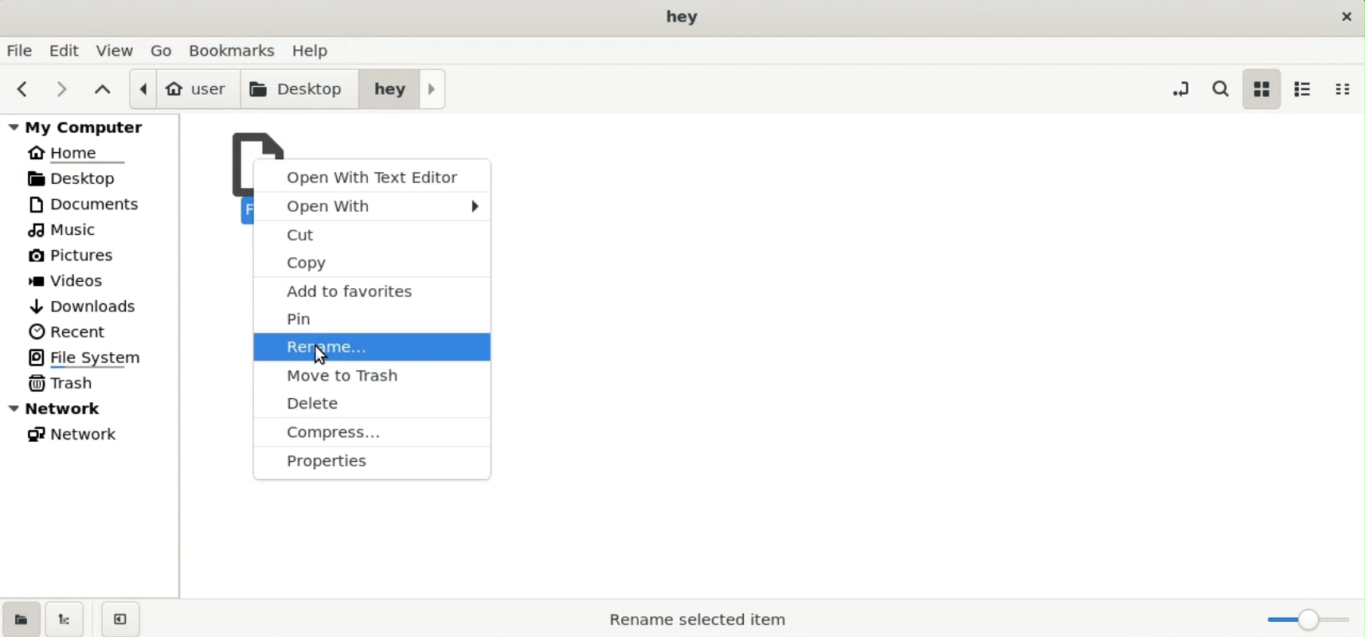 This screenshot has height=637, width=1365. Describe the element at coordinates (67, 50) in the screenshot. I see `edit` at that location.